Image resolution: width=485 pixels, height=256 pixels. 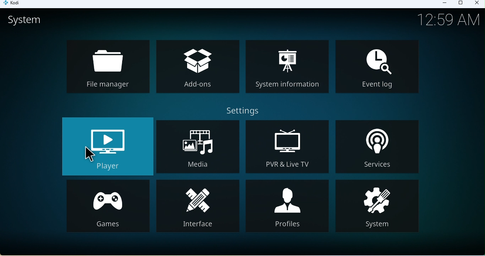 What do you see at coordinates (32, 21) in the screenshot?
I see `System` at bounding box center [32, 21].